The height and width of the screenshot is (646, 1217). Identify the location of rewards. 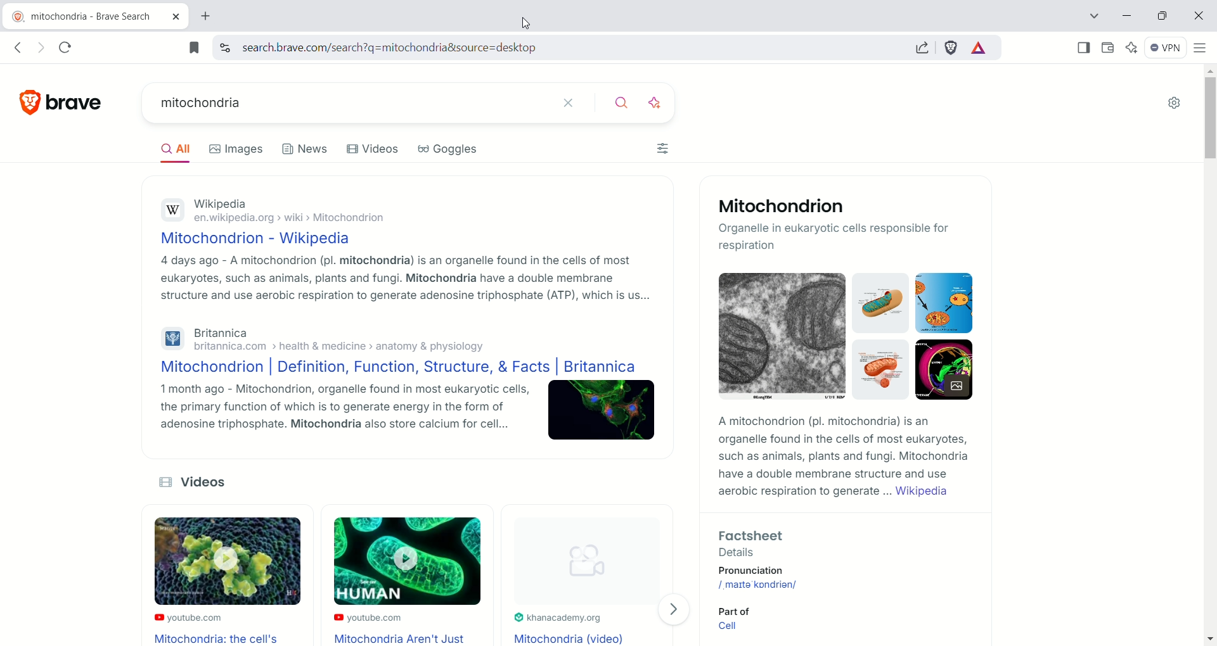
(978, 49).